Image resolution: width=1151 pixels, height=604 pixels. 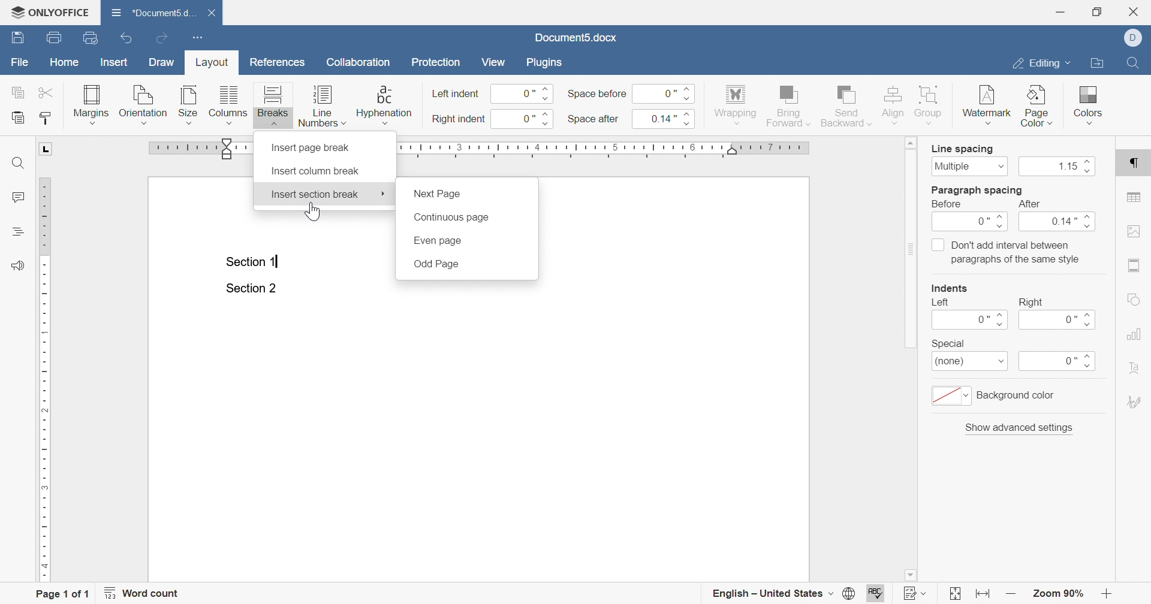 What do you see at coordinates (254, 262) in the screenshot?
I see `section 1` at bounding box center [254, 262].